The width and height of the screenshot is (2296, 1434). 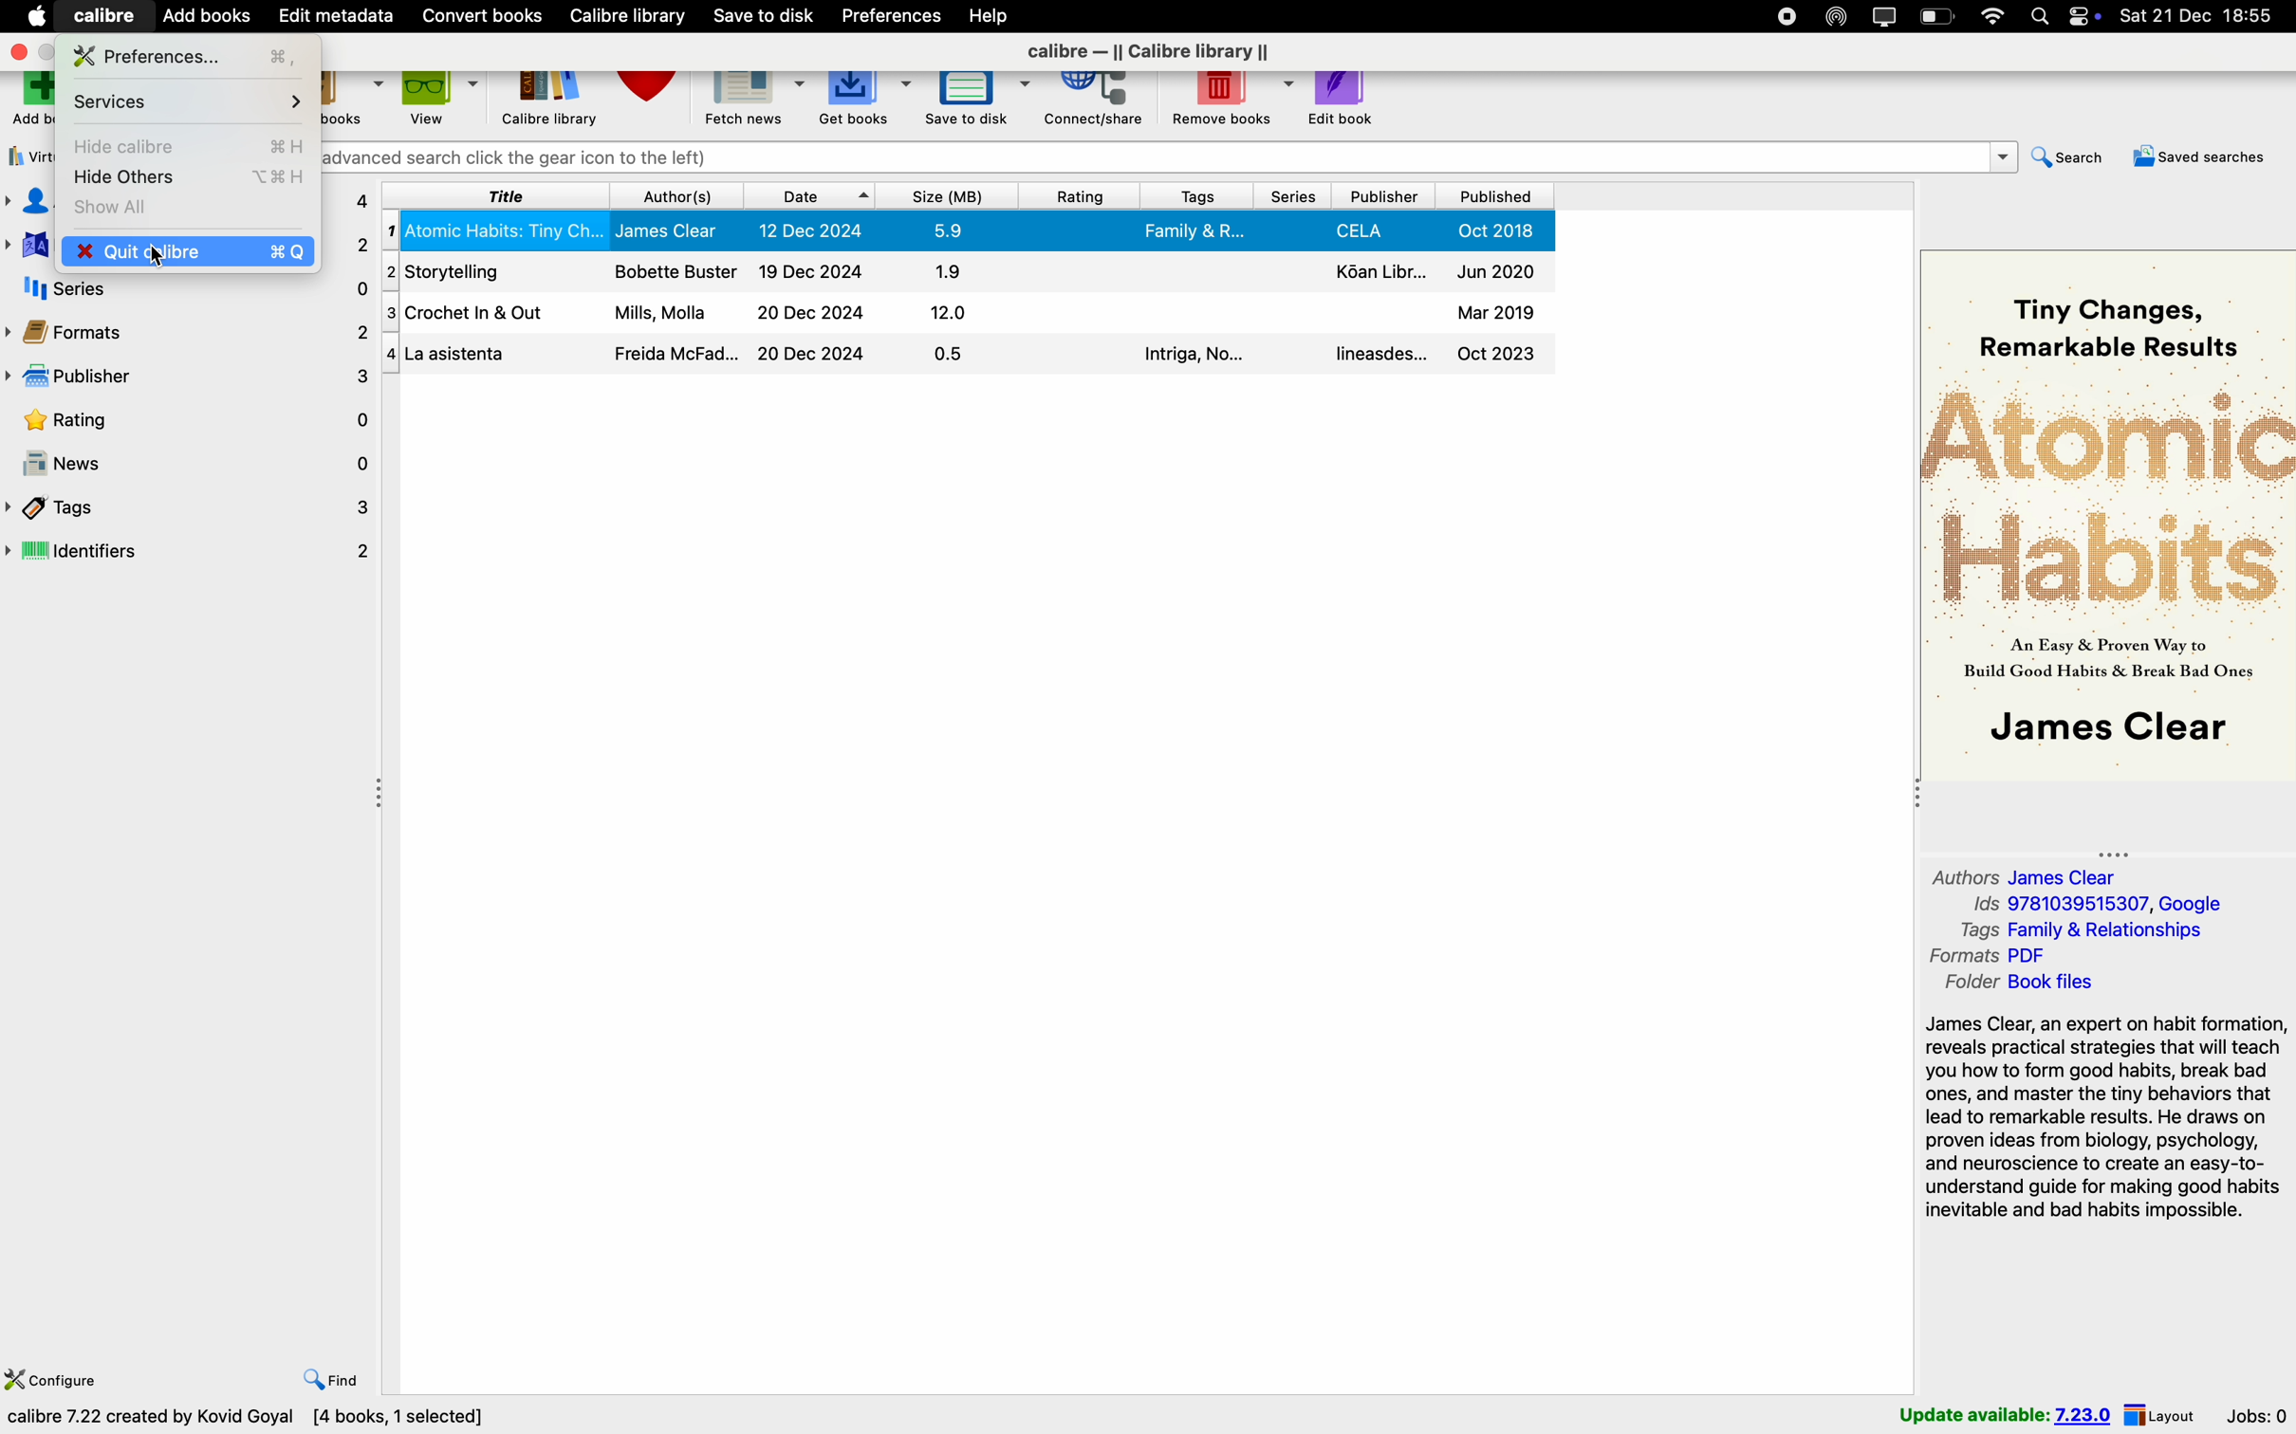 What do you see at coordinates (977, 101) in the screenshot?
I see `save to disk` at bounding box center [977, 101].